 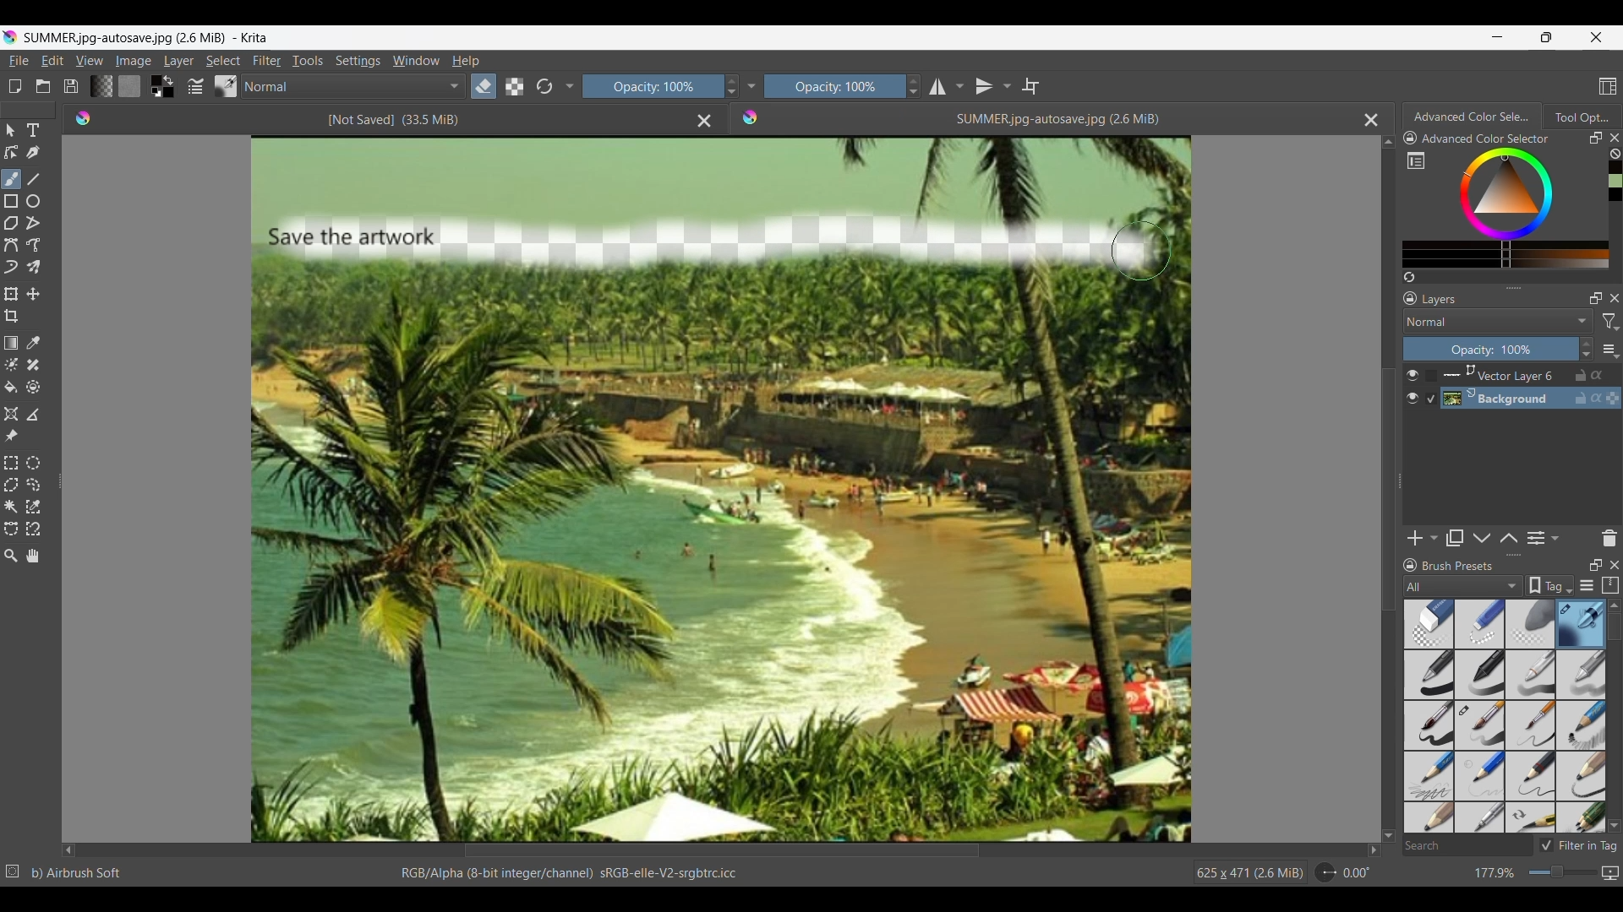 I want to click on Magnetic curve selection tool, so click(x=33, y=529).